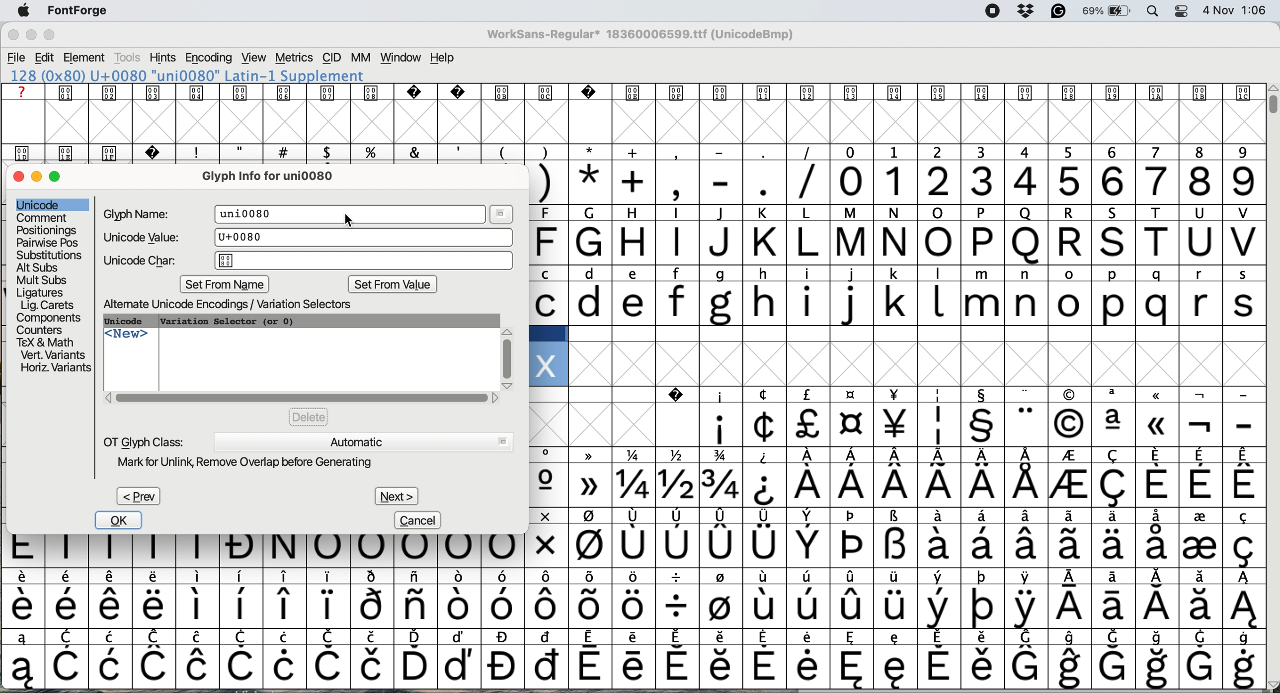 The image size is (1280, 693). What do you see at coordinates (1107, 11) in the screenshot?
I see `battery` at bounding box center [1107, 11].